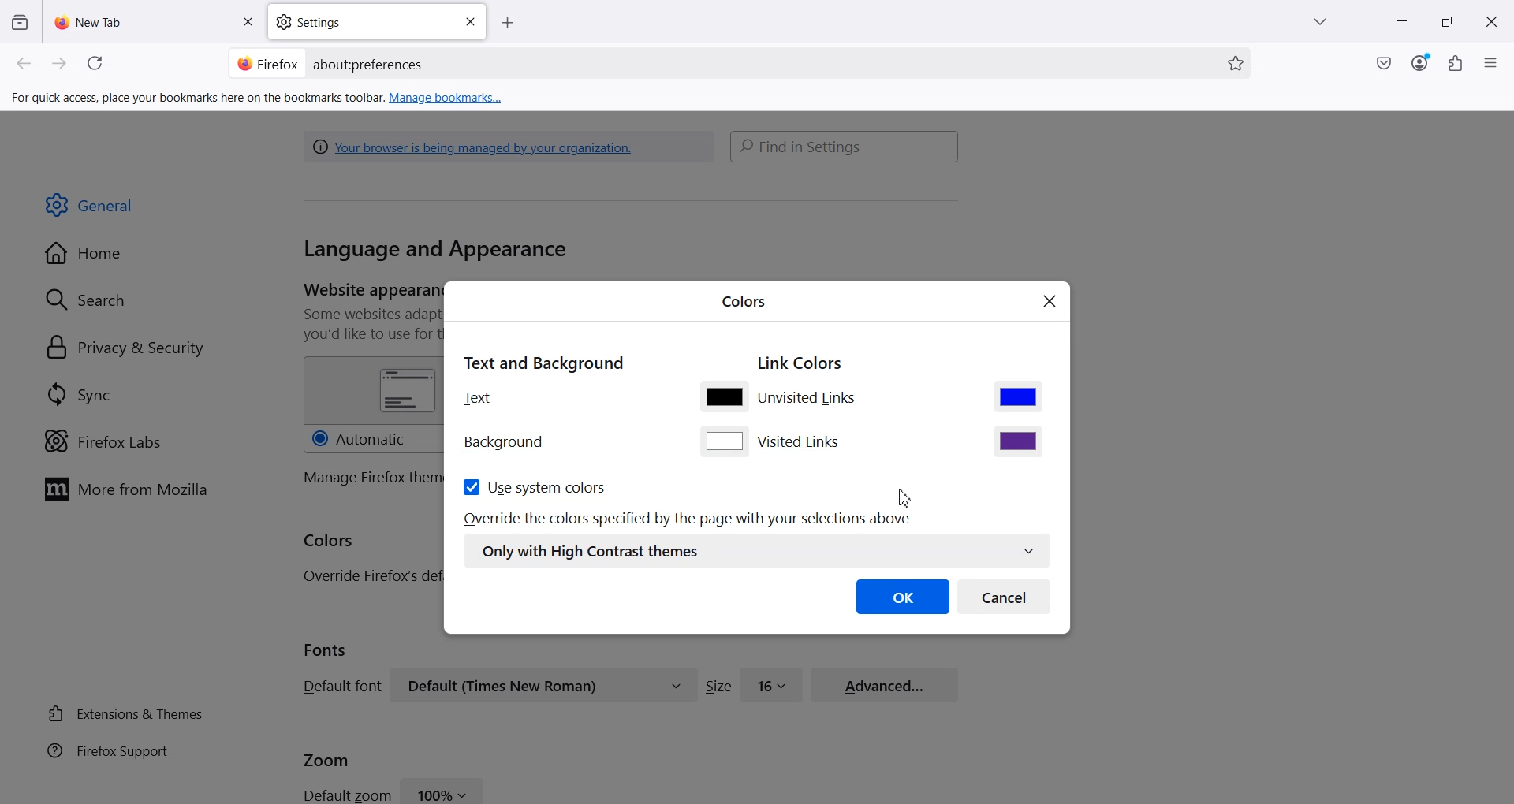  I want to click on @ Your browser is being managed by your organization., so click(477, 146).